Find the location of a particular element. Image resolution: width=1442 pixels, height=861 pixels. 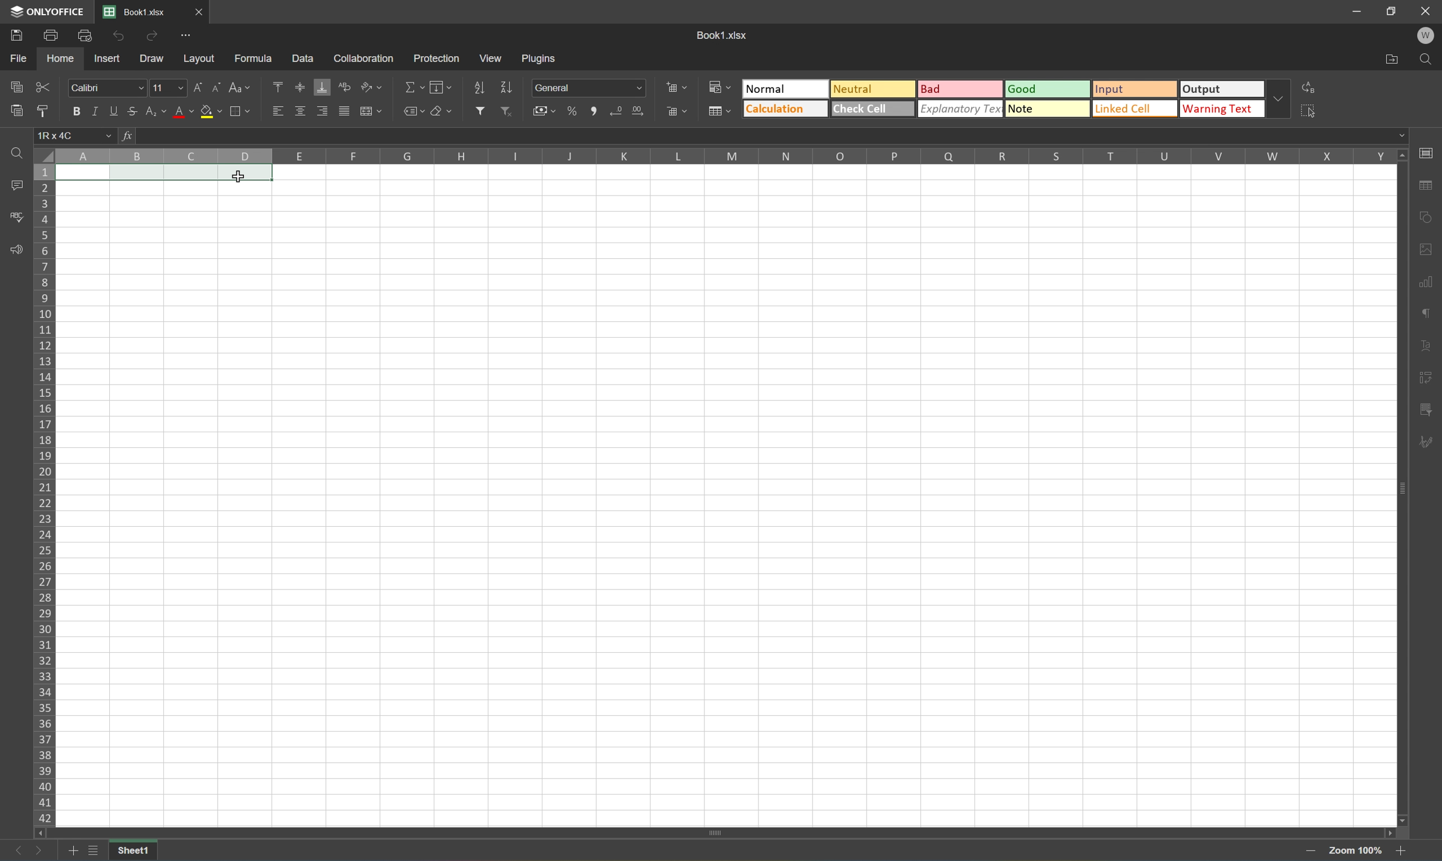

Plugins is located at coordinates (540, 58).